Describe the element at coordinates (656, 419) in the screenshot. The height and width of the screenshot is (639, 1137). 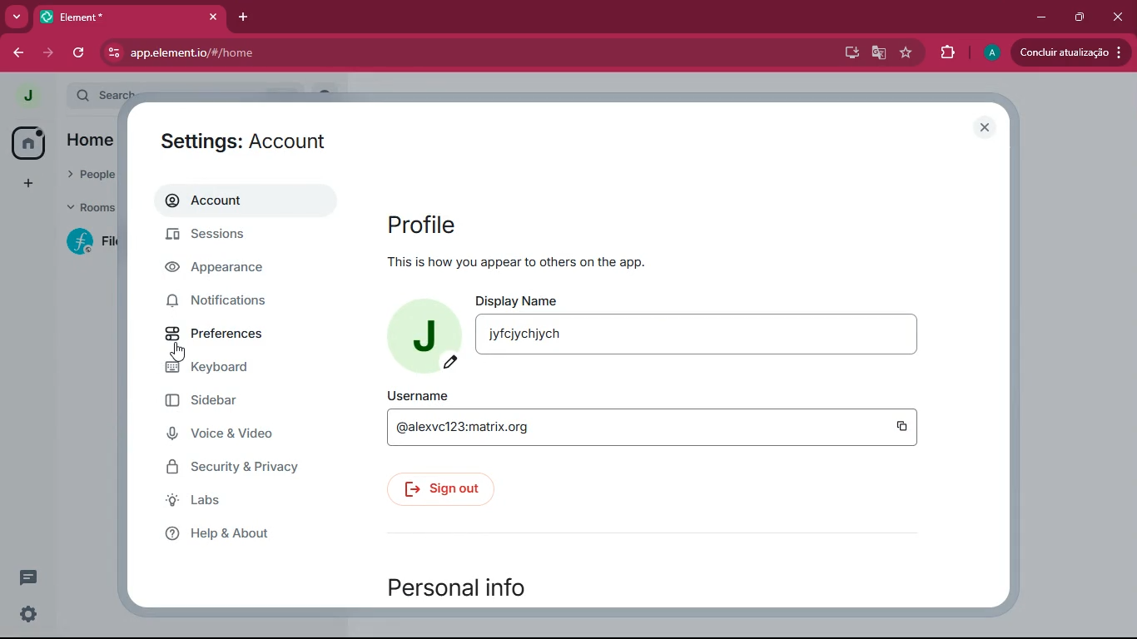
I see `username @alexvc123:matrix.org` at that location.